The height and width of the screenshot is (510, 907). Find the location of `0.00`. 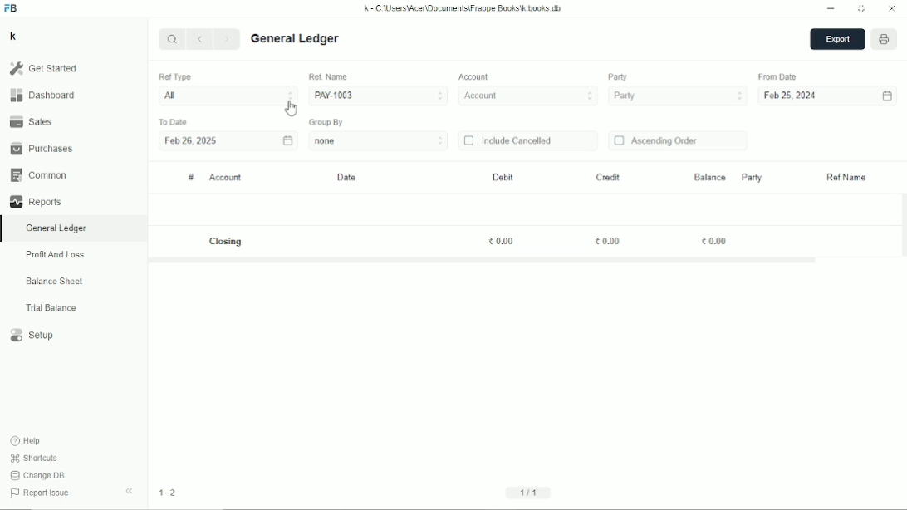

0.00 is located at coordinates (503, 241).